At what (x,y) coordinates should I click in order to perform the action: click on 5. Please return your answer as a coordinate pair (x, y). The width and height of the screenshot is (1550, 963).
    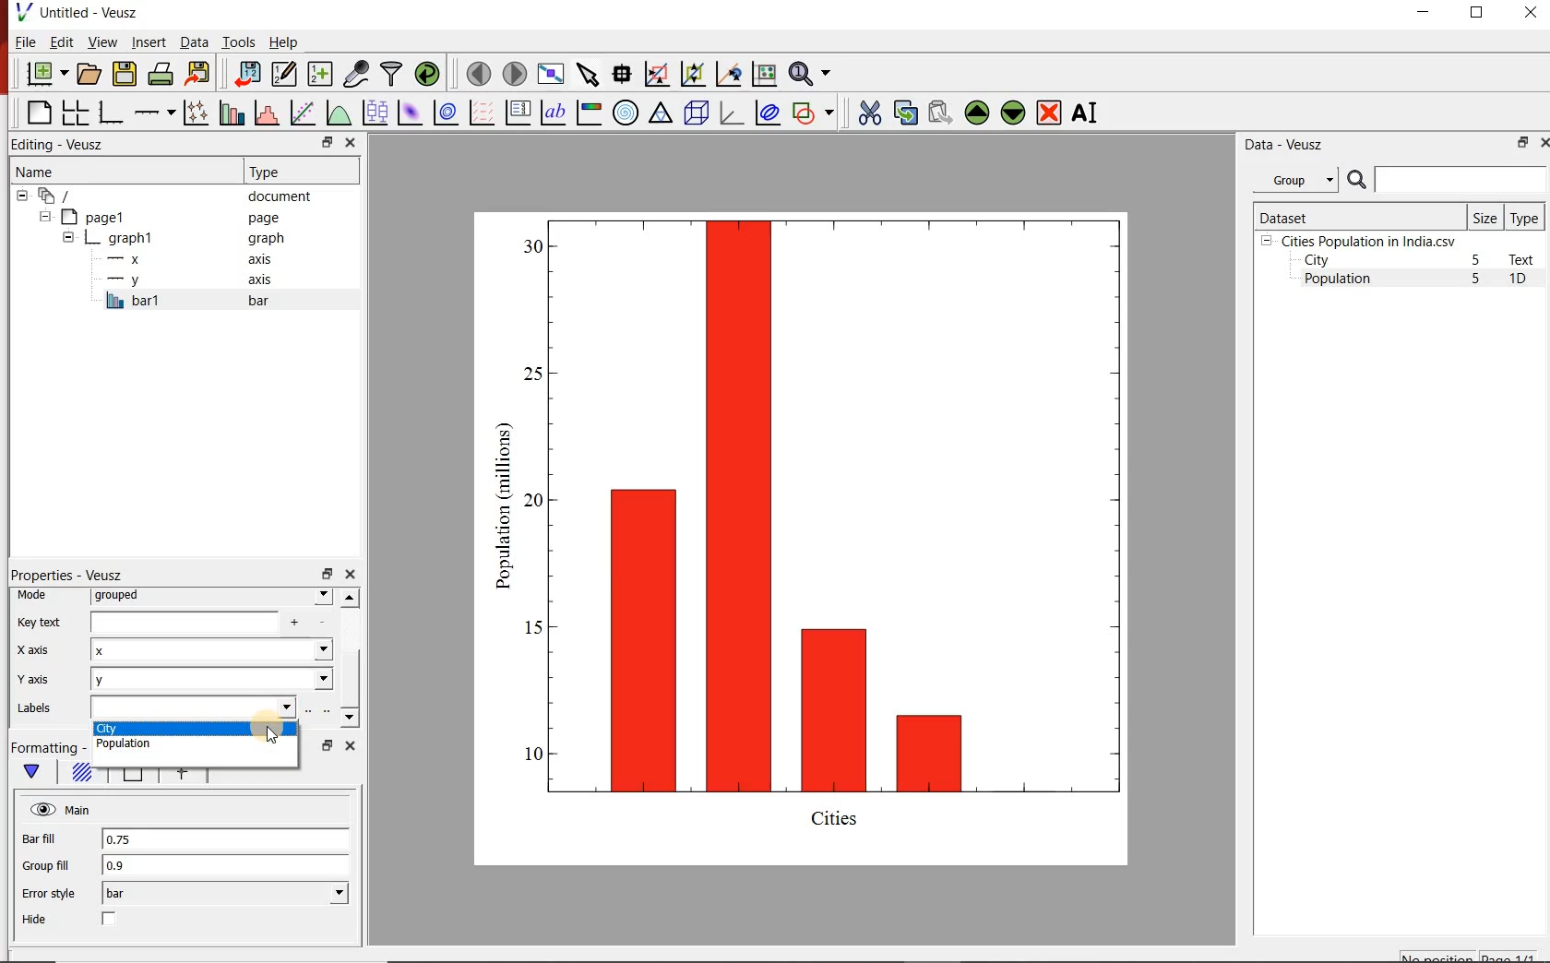
    Looking at the image, I should click on (1477, 261).